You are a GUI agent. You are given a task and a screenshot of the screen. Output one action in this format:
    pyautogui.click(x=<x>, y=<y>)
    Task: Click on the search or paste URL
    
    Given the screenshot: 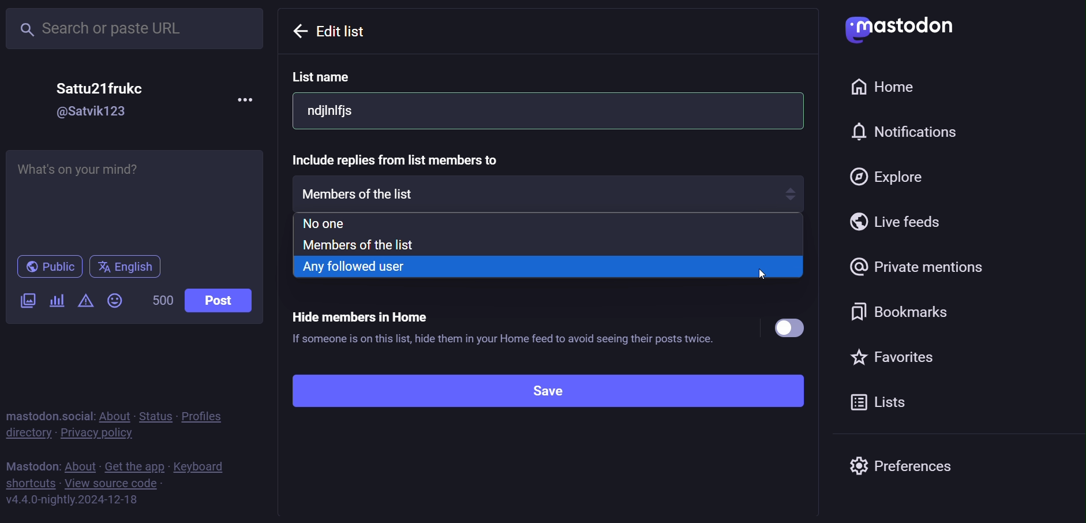 What is the action you would take?
    pyautogui.click(x=138, y=26)
    